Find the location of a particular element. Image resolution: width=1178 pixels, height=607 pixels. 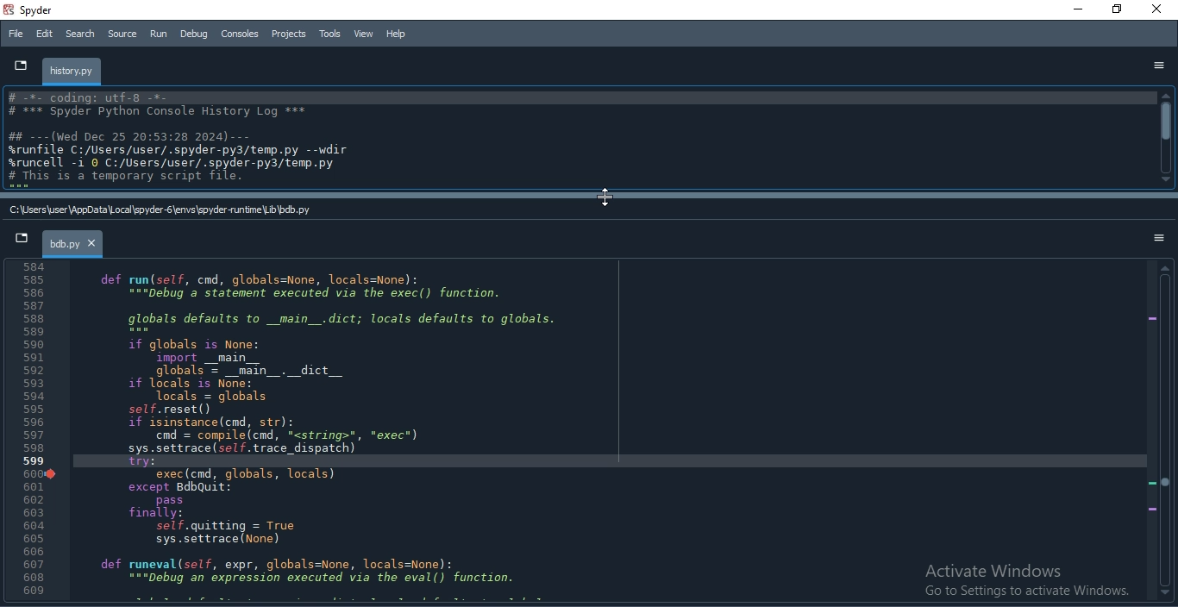

Run is located at coordinates (158, 34).